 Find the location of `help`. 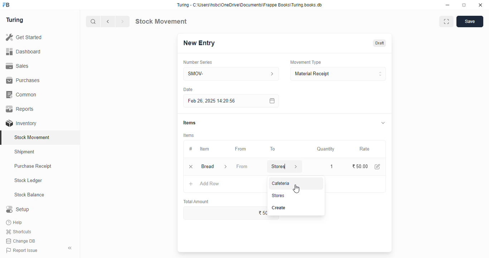

help is located at coordinates (15, 223).